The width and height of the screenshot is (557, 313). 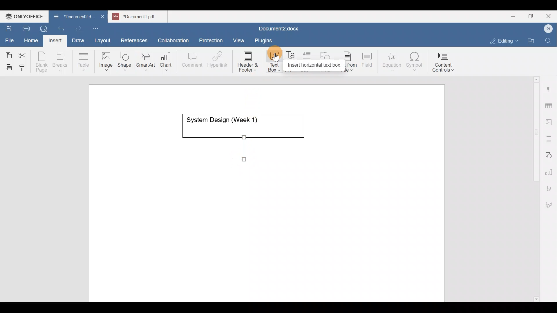 What do you see at coordinates (104, 39) in the screenshot?
I see `Layout` at bounding box center [104, 39].